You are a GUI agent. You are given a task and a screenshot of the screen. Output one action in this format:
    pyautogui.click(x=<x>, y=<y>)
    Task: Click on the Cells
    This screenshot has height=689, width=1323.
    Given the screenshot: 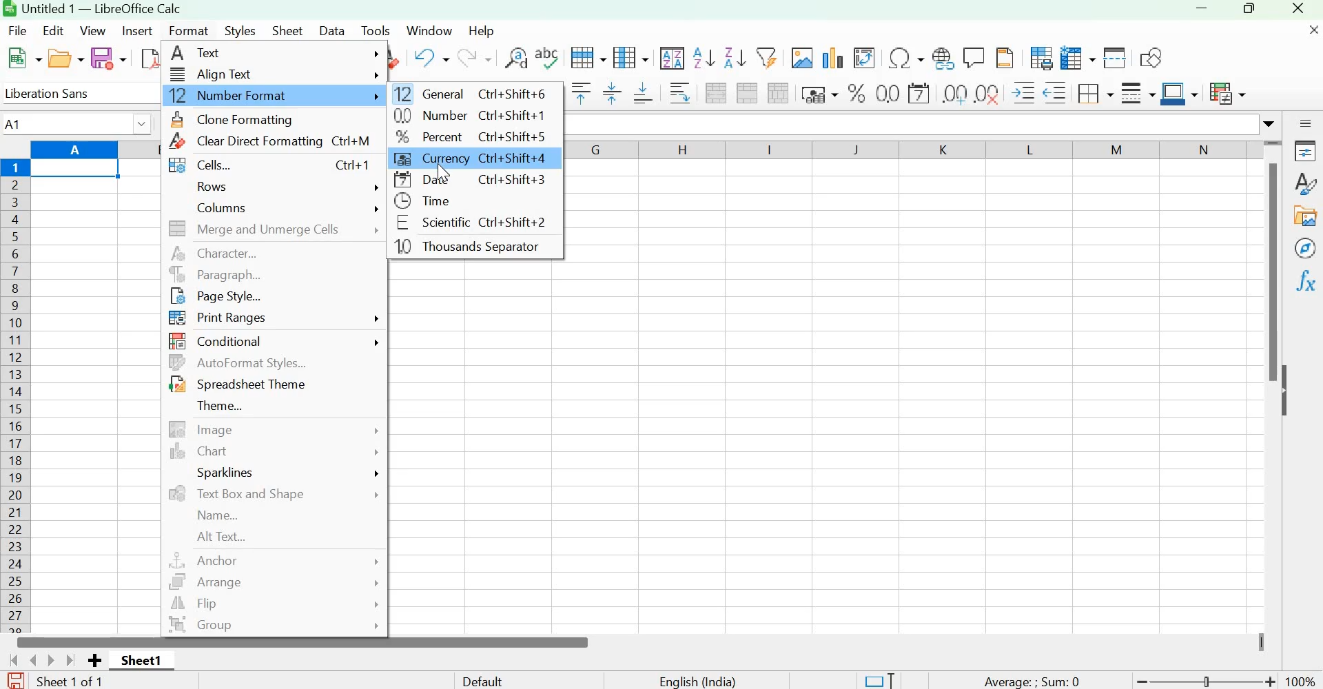 What is the action you would take?
    pyautogui.click(x=265, y=166)
    